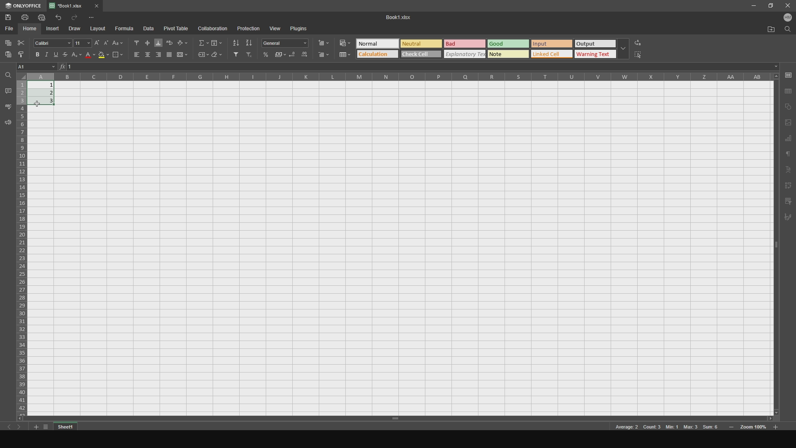  What do you see at coordinates (47, 426) in the screenshot?
I see `list tabs` at bounding box center [47, 426].